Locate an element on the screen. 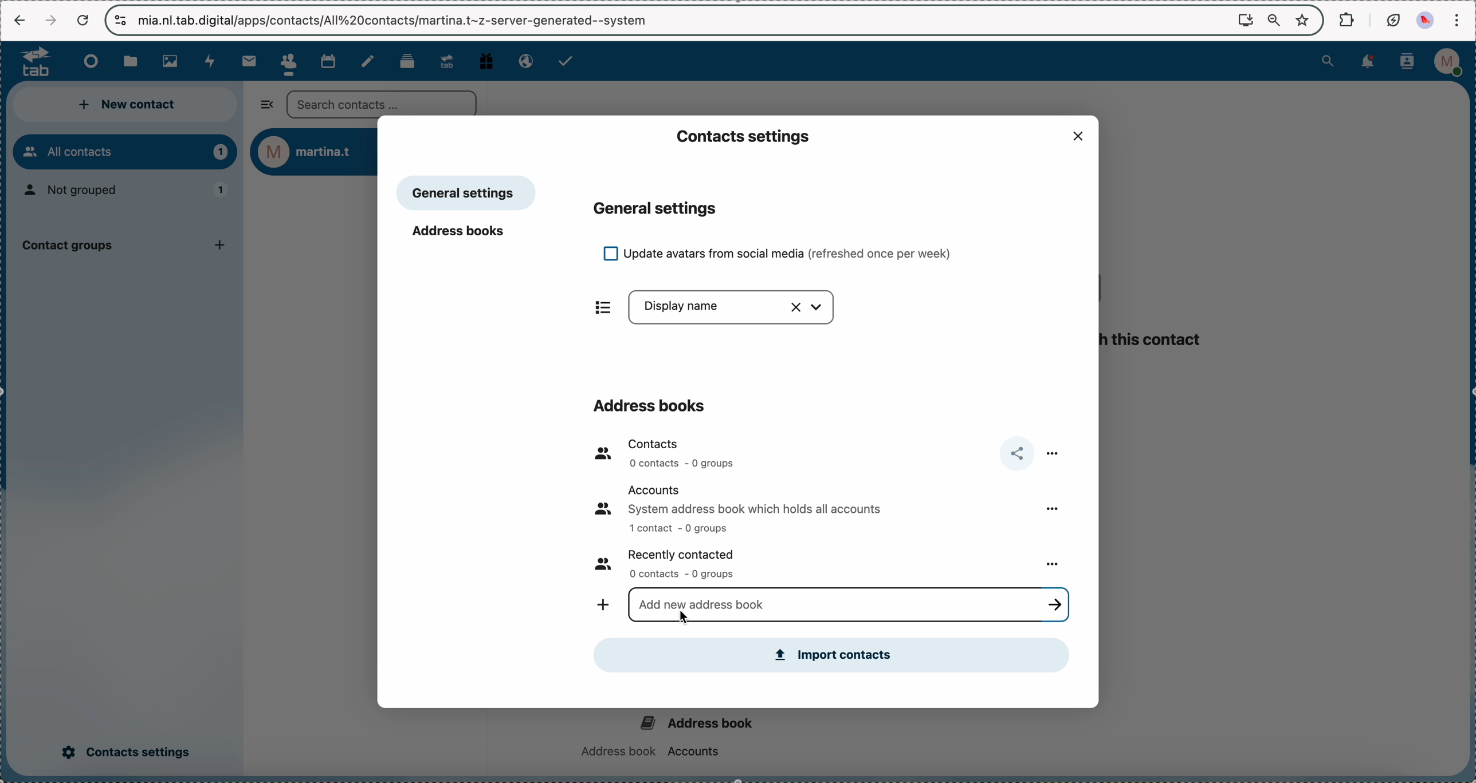  navigate foward is located at coordinates (48, 19).